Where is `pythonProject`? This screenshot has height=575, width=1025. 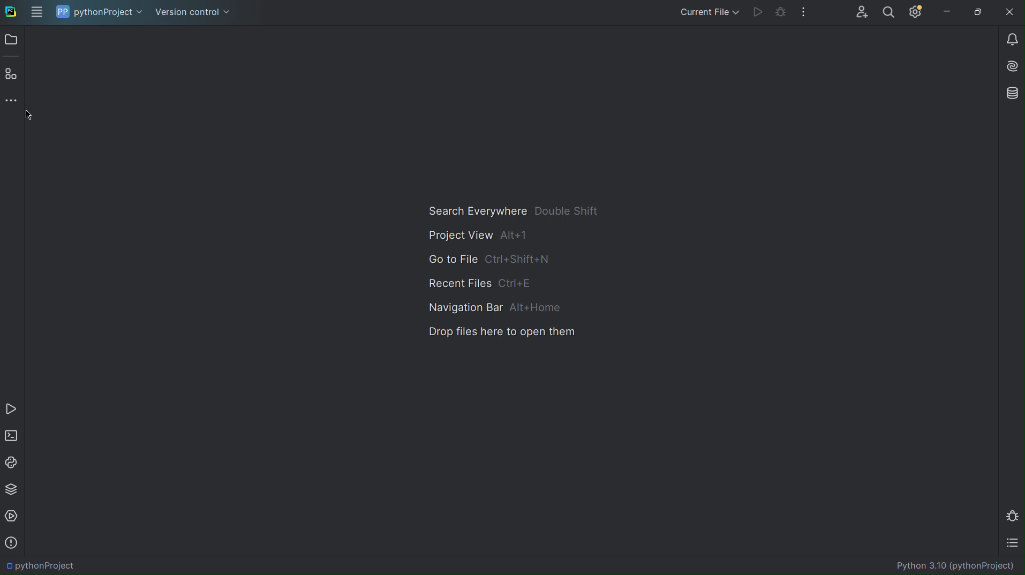
pythonProject is located at coordinates (100, 11).